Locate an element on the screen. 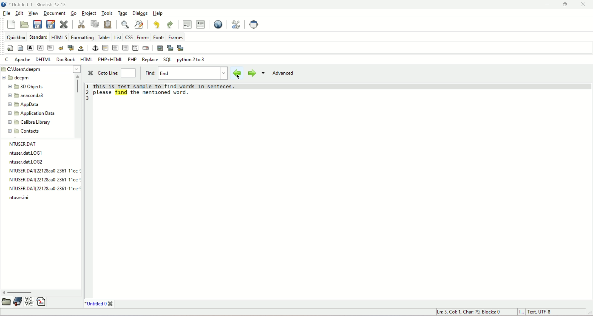 The width and height of the screenshot is (593, 316). PHP is located at coordinates (132, 59).